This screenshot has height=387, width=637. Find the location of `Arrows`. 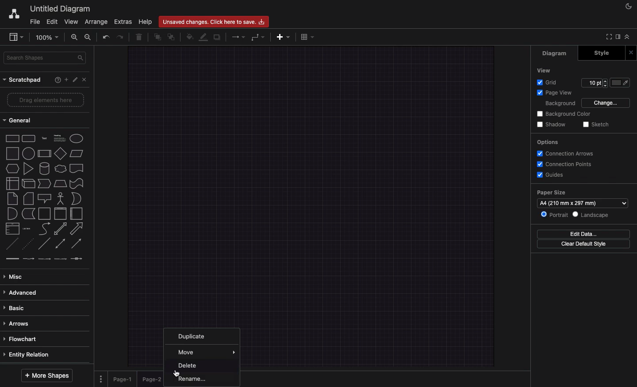

Arrows is located at coordinates (17, 323).